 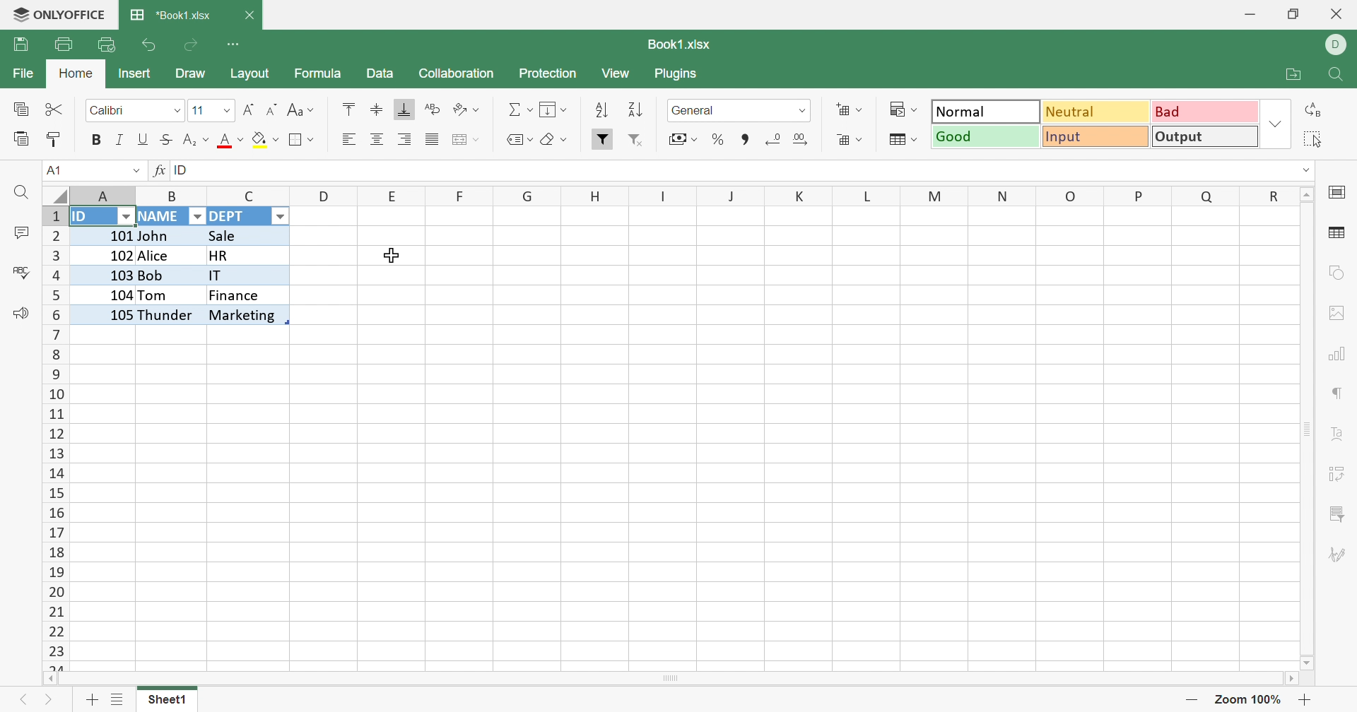 What do you see at coordinates (459, 74) in the screenshot?
I see `Collaboration` at bounding box center [459, 74].